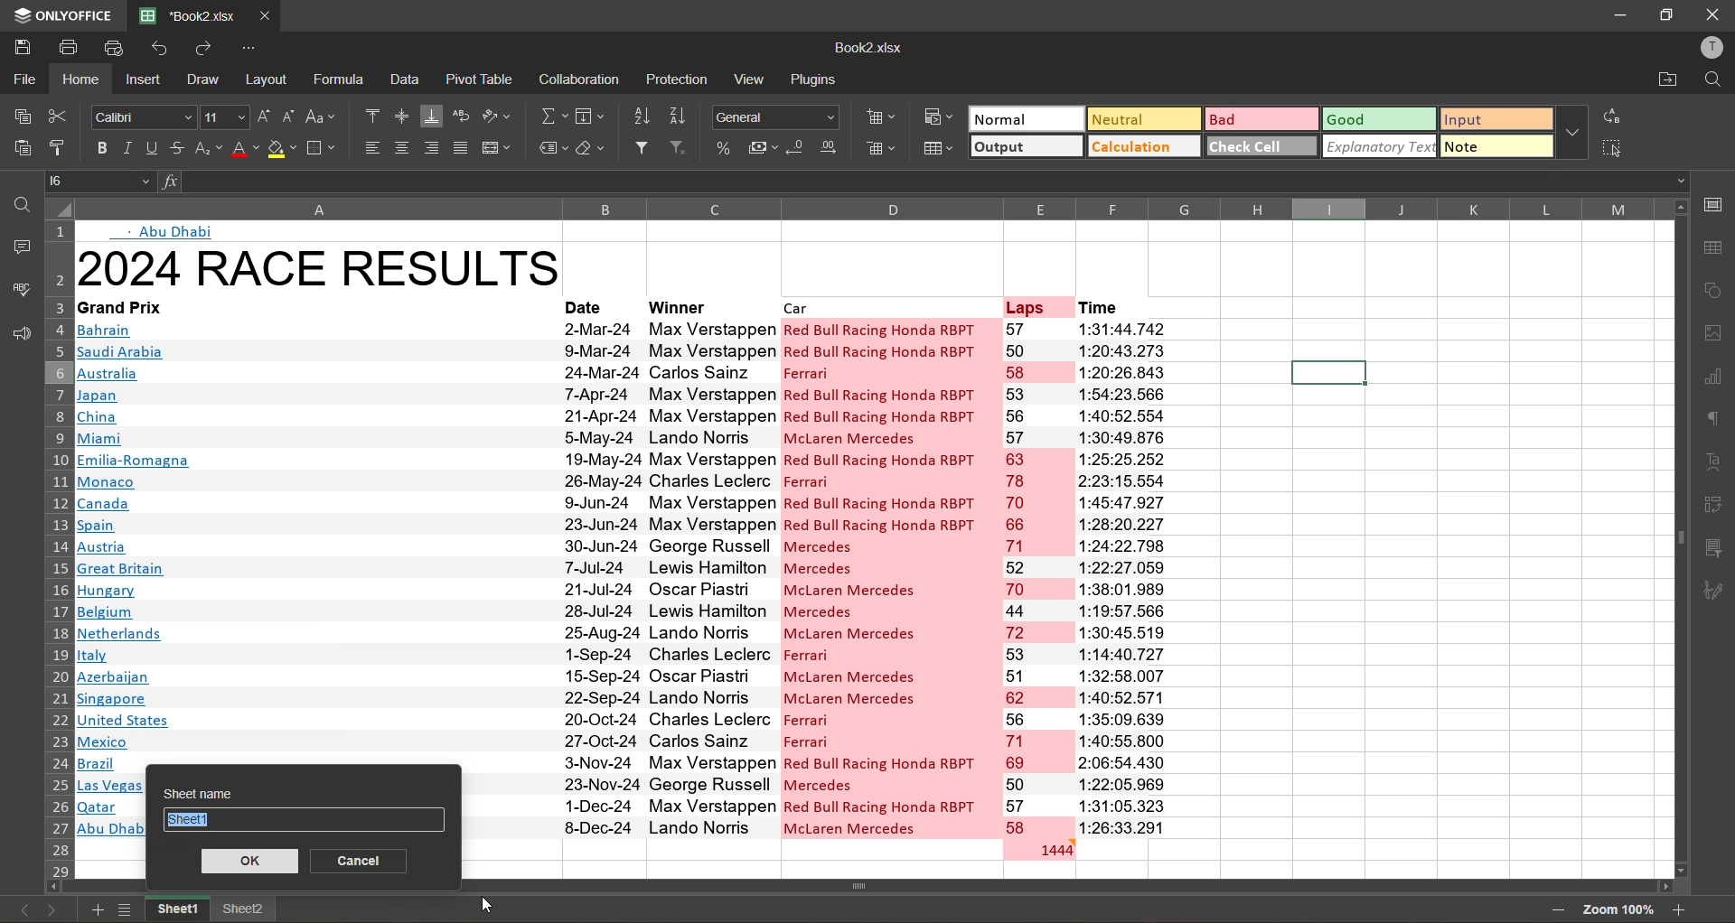 This screenshot has height=923, width=1735. What do you see at coordinates (269, 79) in the screenshot?
I see `layout` at bounding box center [269, 79].